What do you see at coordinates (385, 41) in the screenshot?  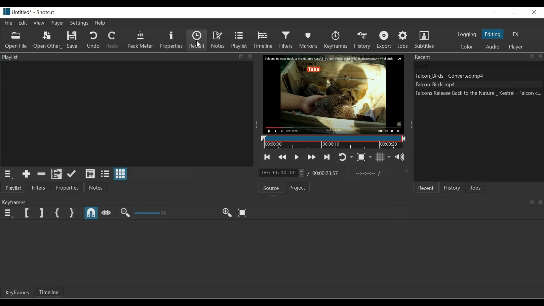 I see `Export` at bounding box center [385, 41].